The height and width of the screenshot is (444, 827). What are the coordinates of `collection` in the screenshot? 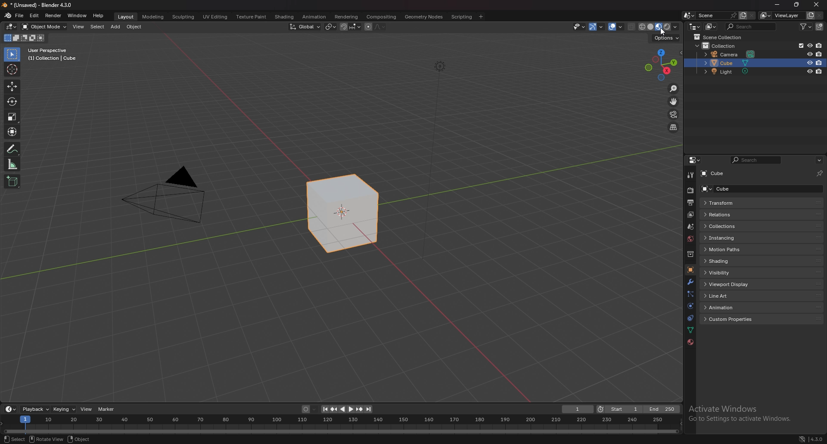 It's located at (718, 46).